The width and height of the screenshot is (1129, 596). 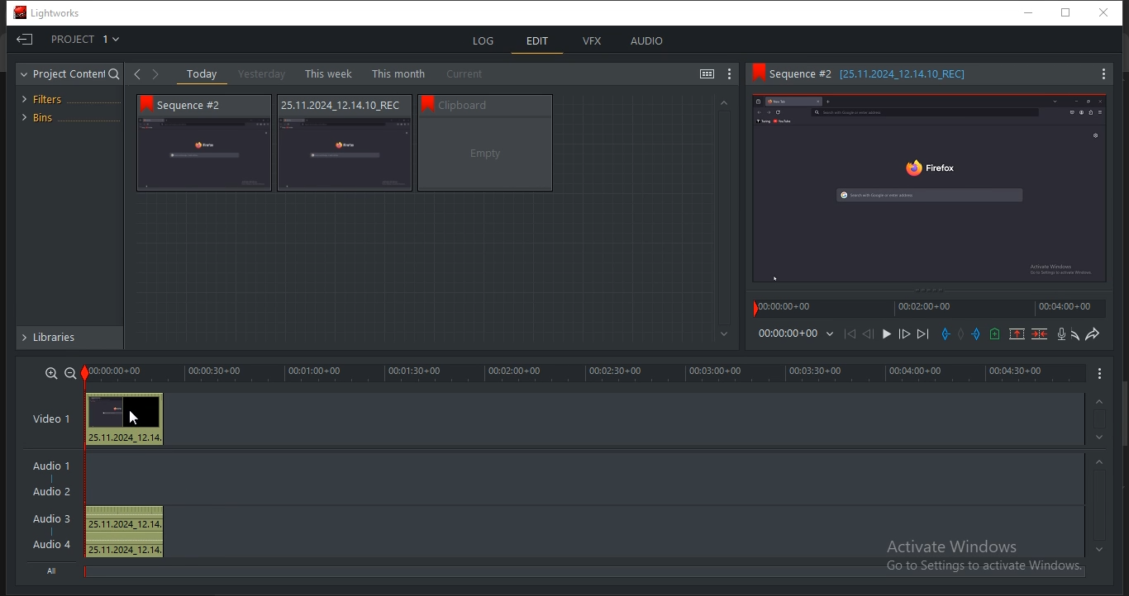 I want to click on Audio 2, so click(x=51, y=493).